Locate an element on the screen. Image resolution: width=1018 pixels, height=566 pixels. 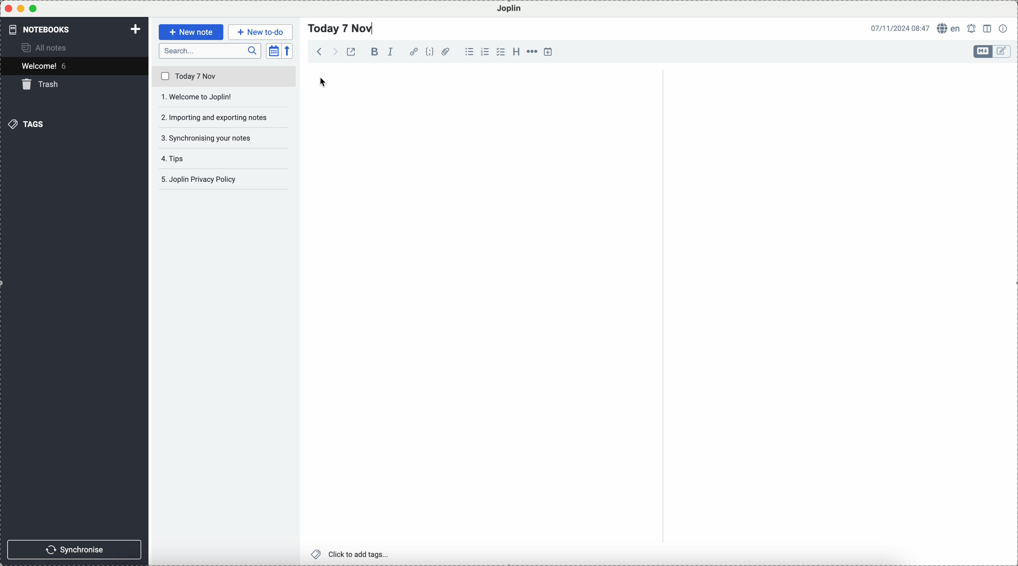
add new notebook is located at coordinates (136, 30).